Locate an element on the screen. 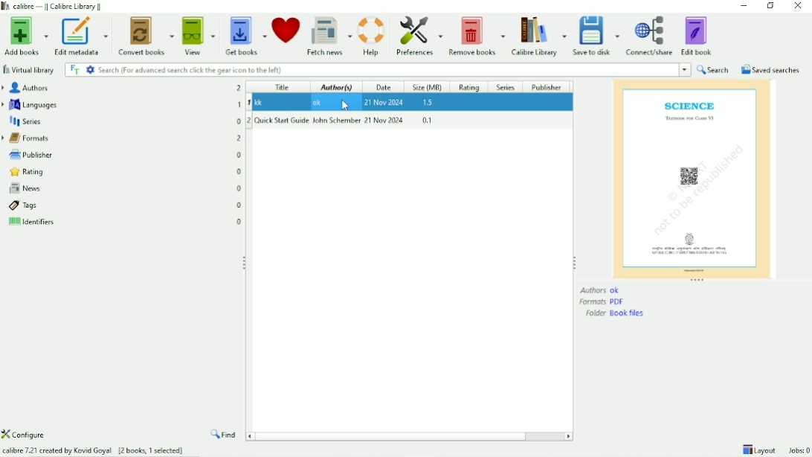 The image size is (812, 457). Formats is located at coordinates (602, 302).